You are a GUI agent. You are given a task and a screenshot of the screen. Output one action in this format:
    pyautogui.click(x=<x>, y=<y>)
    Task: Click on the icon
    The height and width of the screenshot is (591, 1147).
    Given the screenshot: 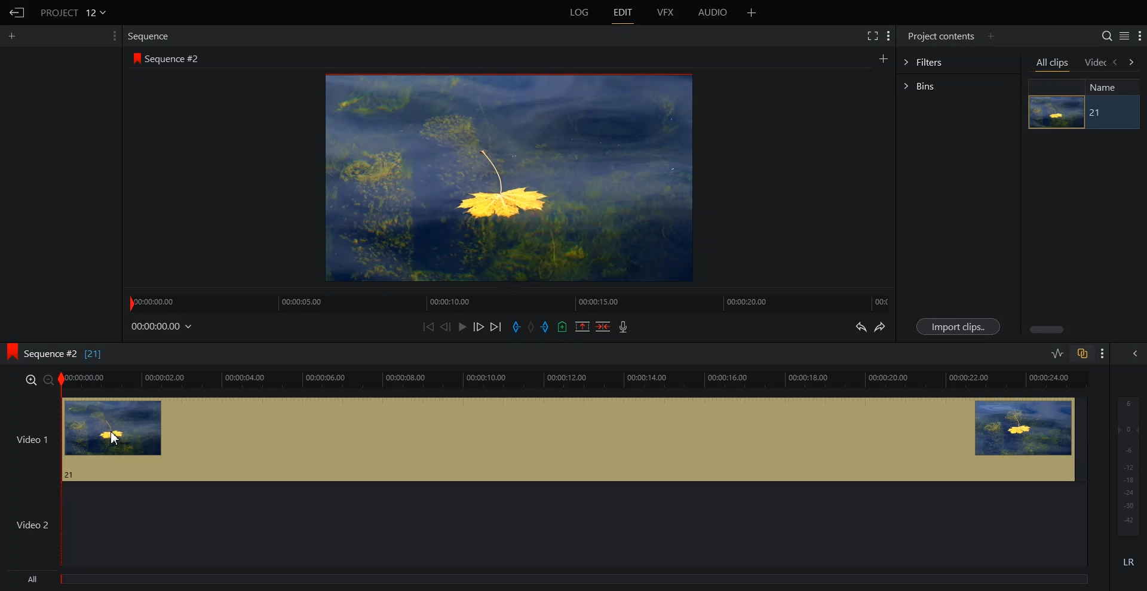 What is the action you would take?
    pyautogui.click(x=137, y=60)
    